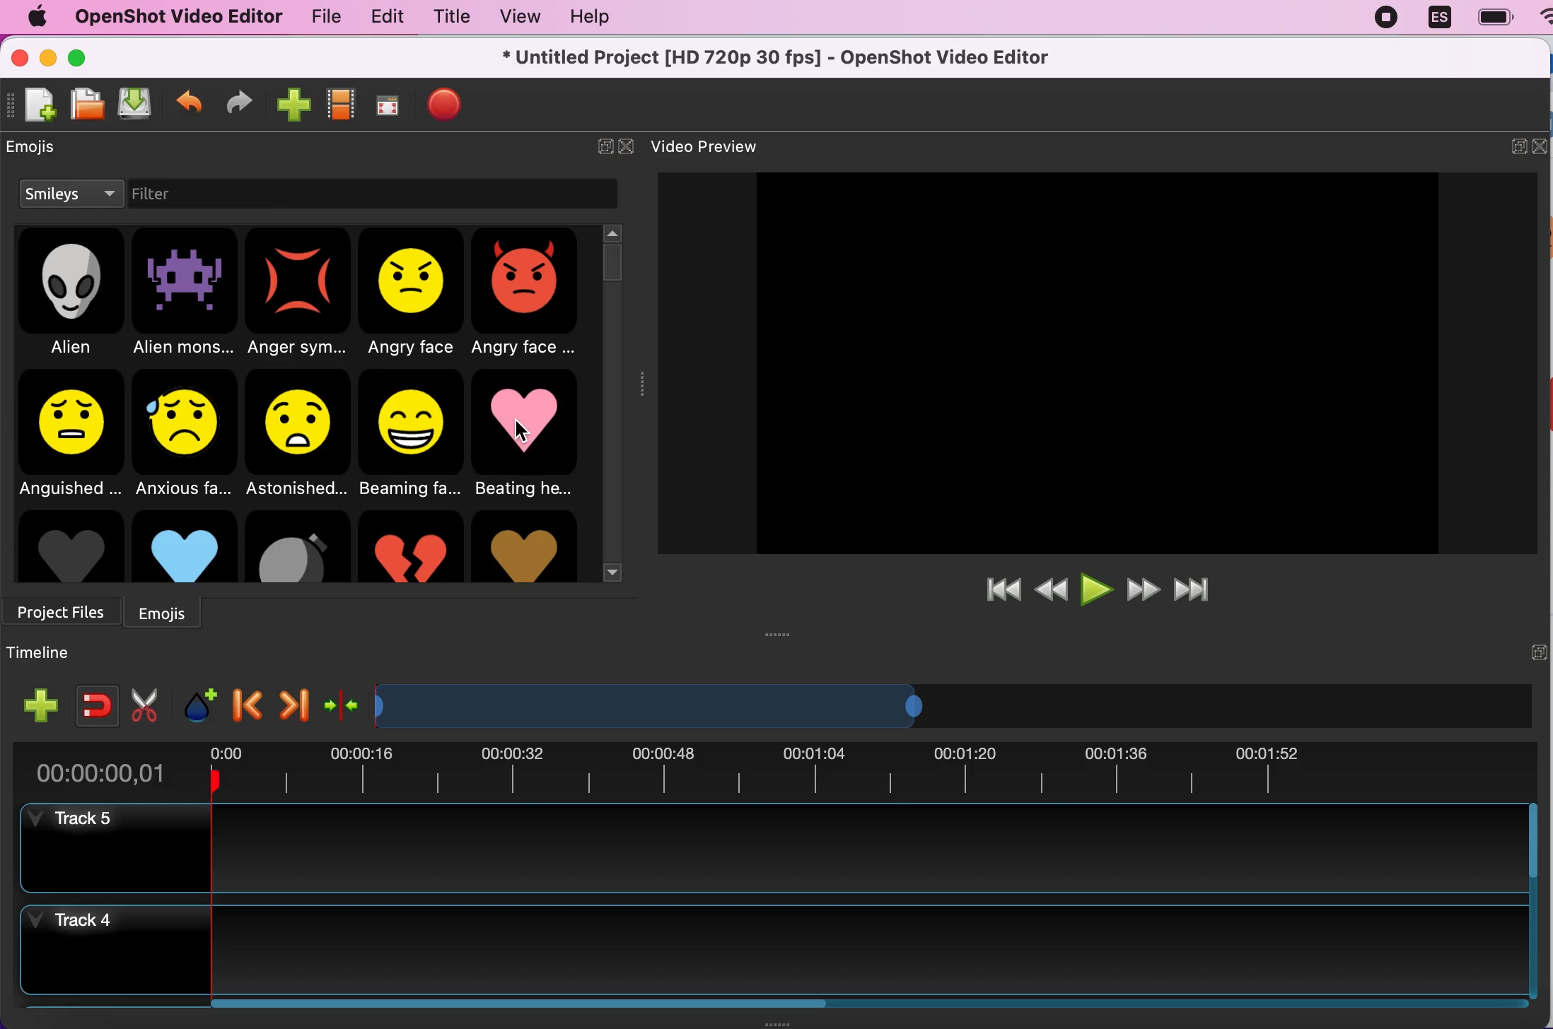  I want to click on choose profiles, so click(341, 105).